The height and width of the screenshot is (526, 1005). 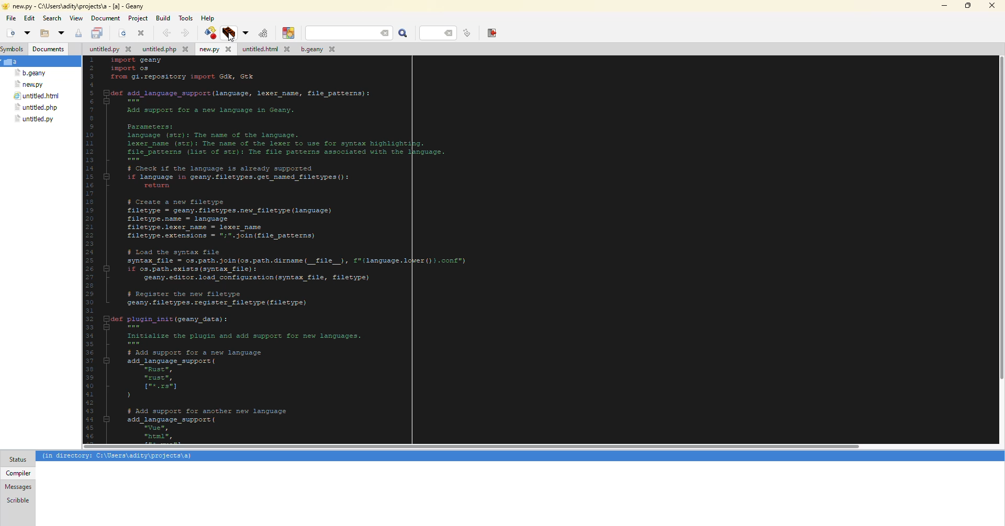 I want to click on file, so click(x=9, y=18).